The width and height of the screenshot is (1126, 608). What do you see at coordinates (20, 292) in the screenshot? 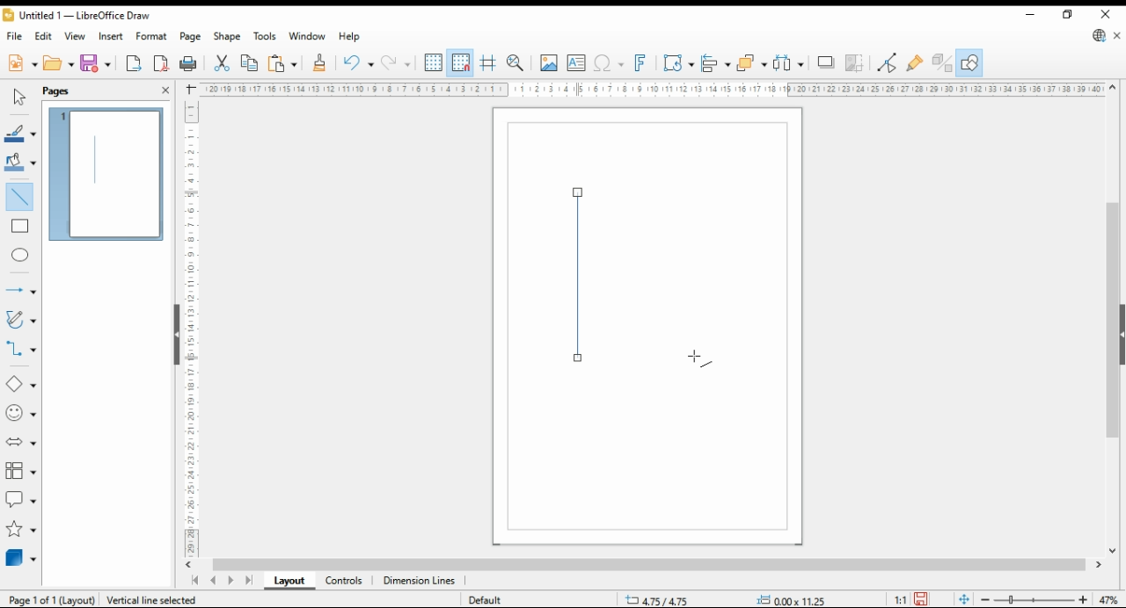
I see `lines and arrows` at bounding box center [20, 292].